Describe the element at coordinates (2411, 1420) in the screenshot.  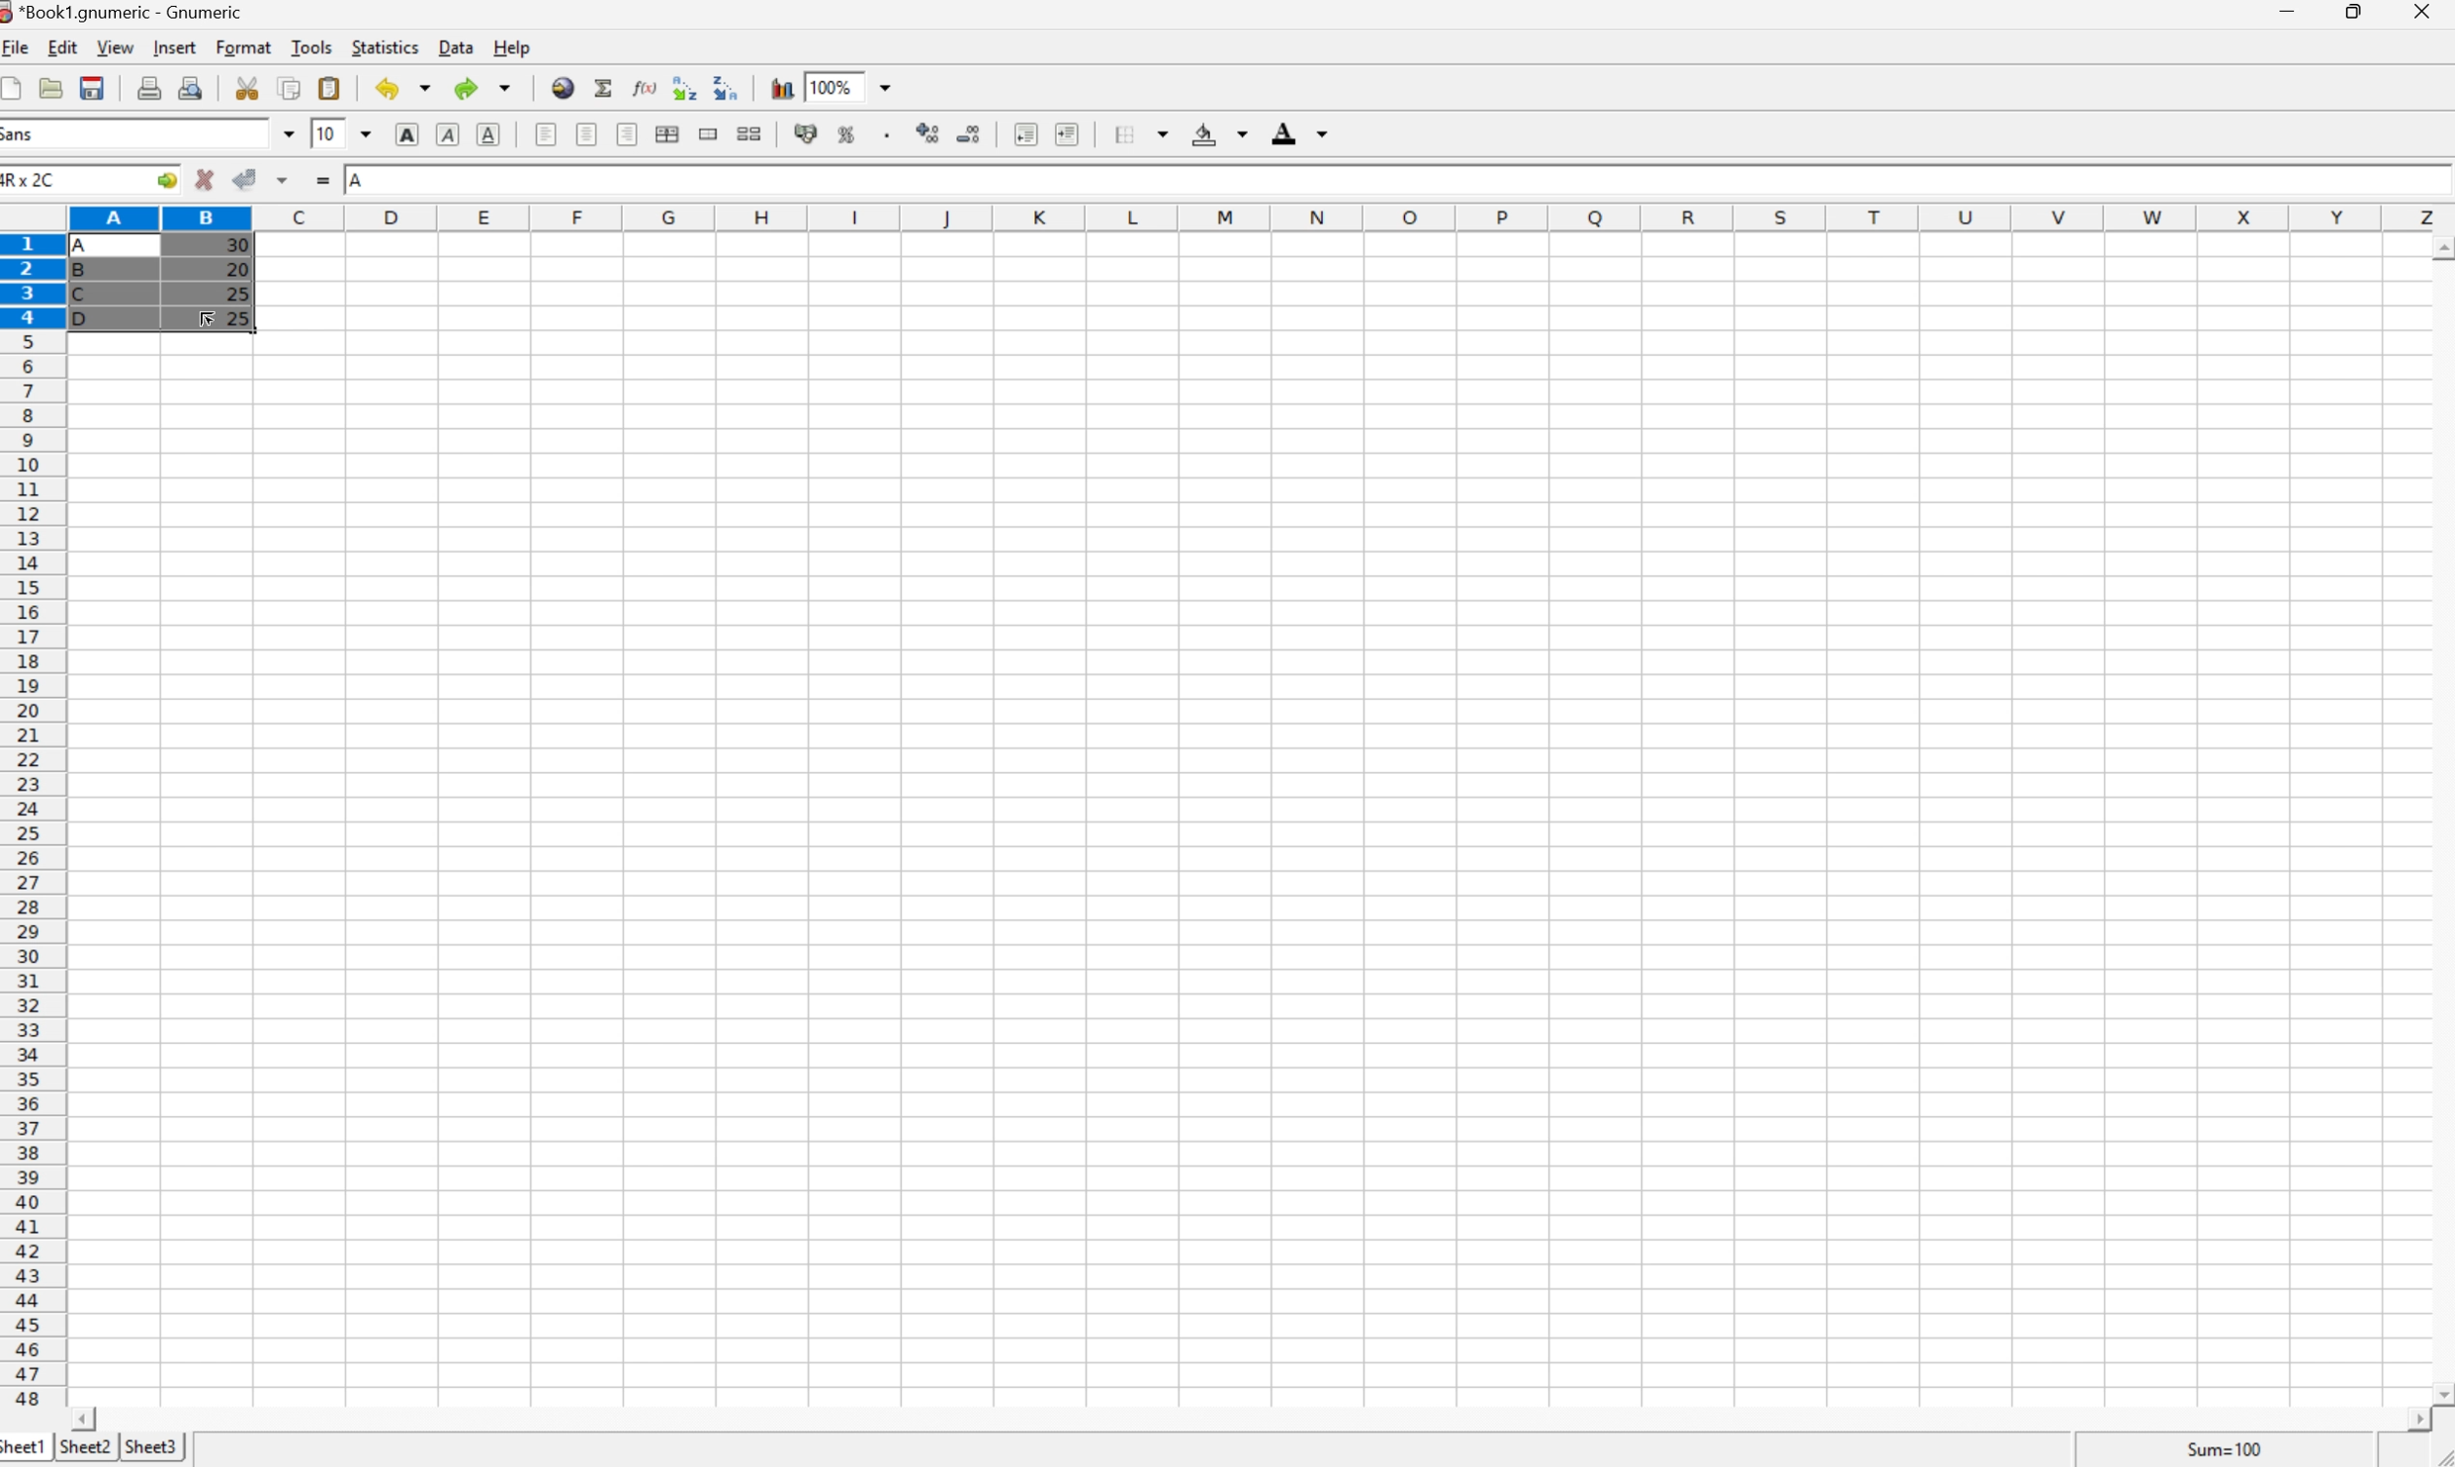
I see `Scroll Right` at that location.